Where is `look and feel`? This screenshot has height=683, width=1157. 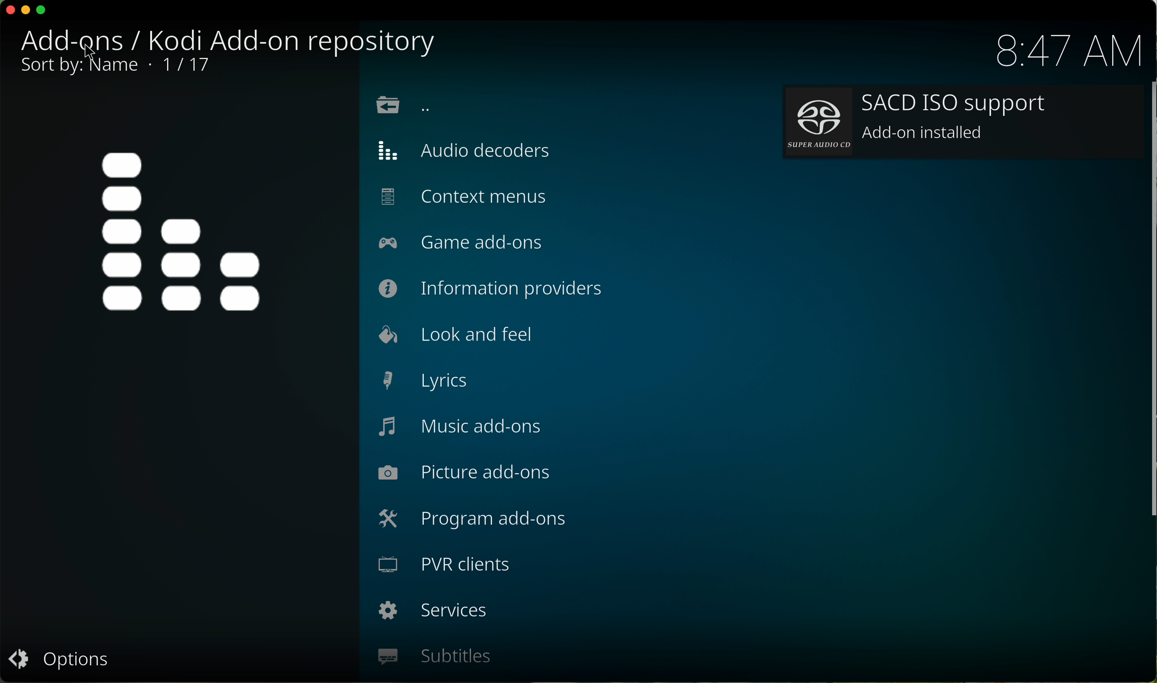
look and feel is located at coordinates (457, 335).